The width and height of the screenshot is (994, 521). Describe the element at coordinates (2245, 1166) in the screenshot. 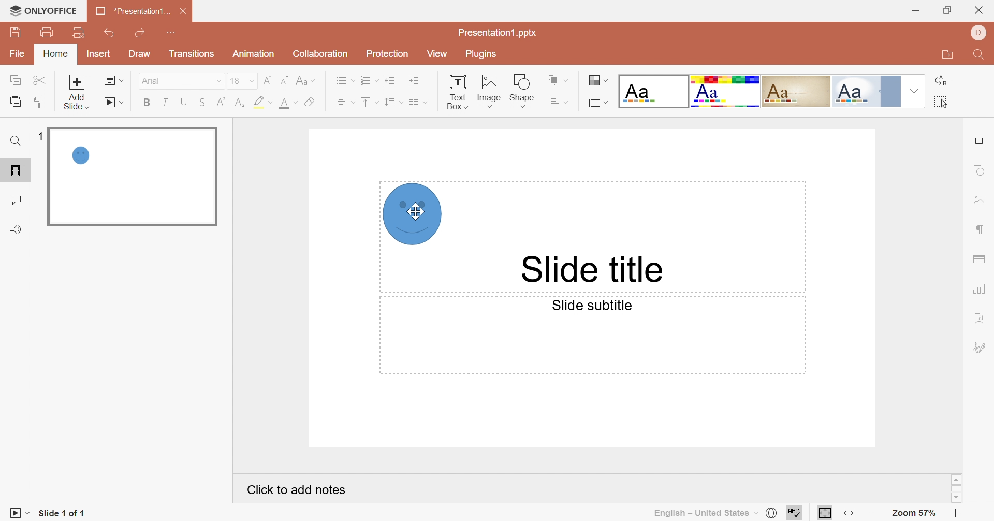

I see `Scroll Down` at that location.